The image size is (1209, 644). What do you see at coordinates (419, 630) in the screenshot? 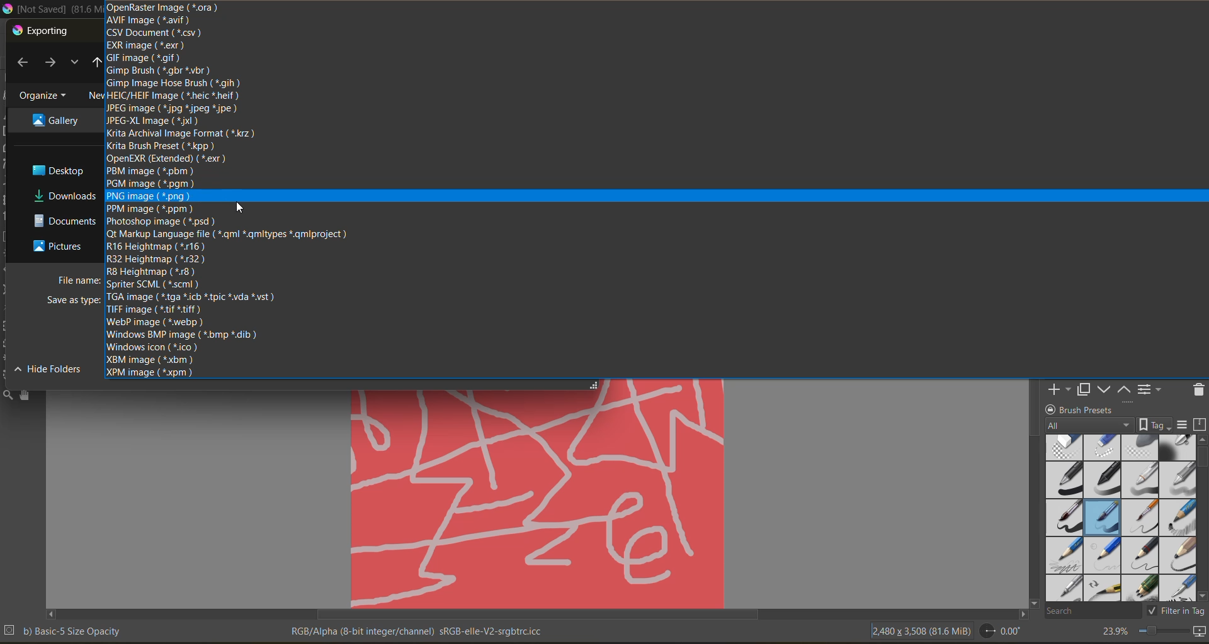
I see `metadata` at bounding box center [419, 630].